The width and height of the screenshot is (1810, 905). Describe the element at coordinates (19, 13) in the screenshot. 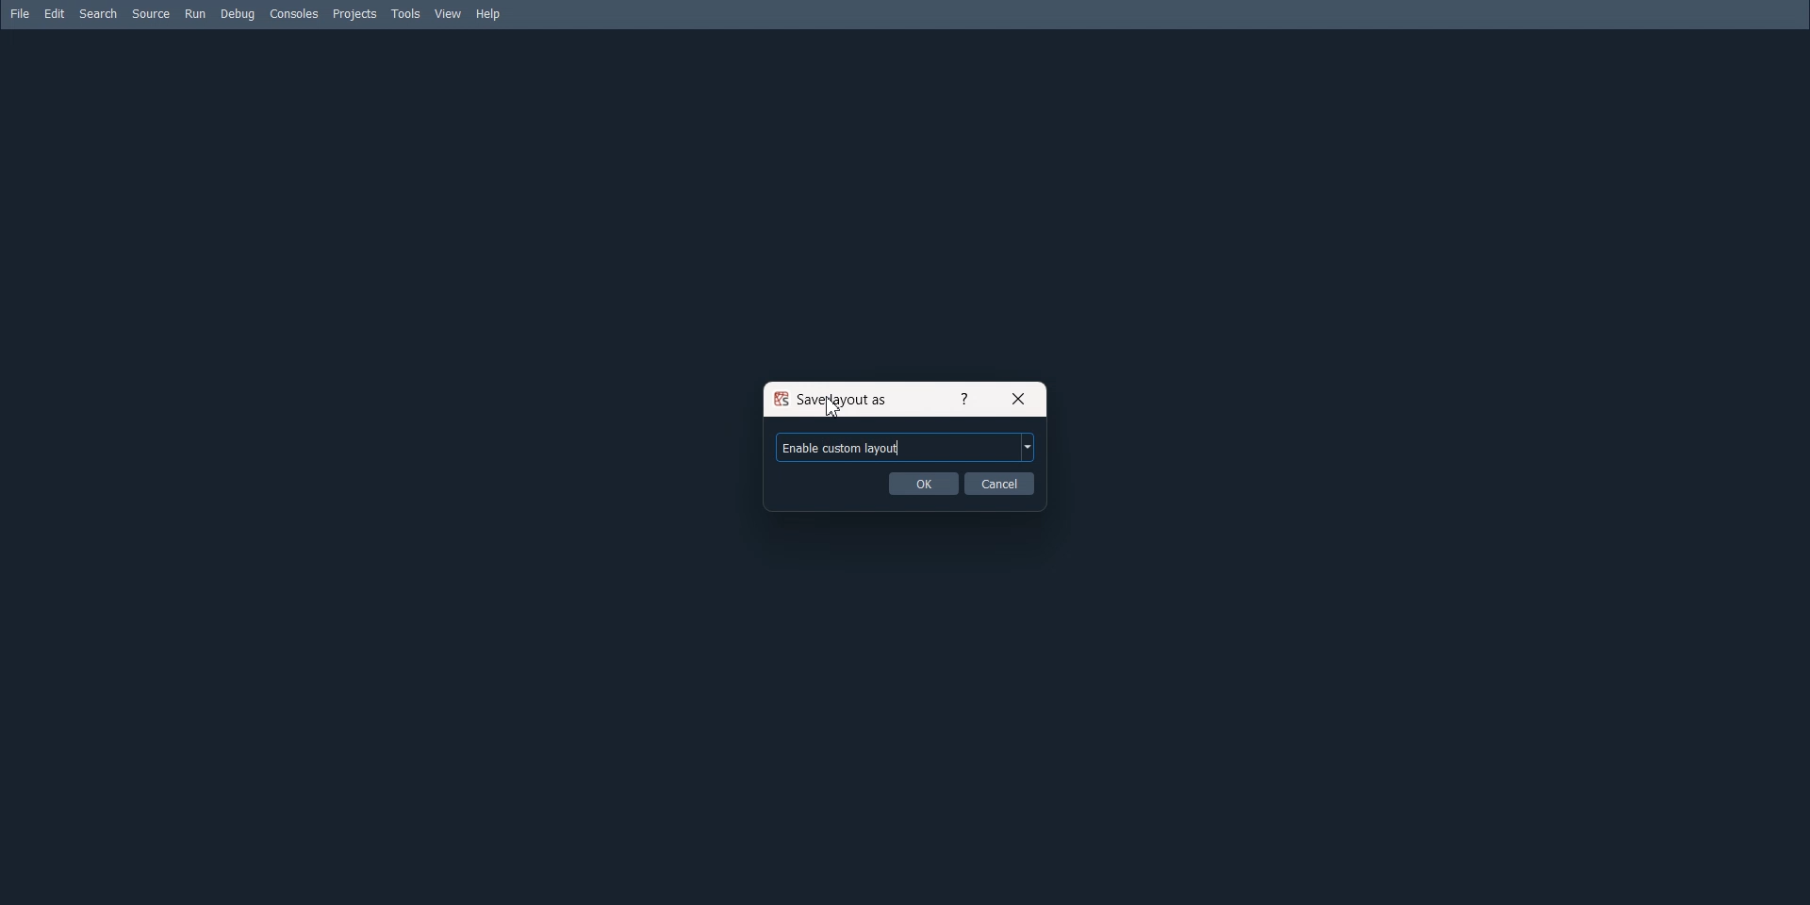

I see `File` at that location.